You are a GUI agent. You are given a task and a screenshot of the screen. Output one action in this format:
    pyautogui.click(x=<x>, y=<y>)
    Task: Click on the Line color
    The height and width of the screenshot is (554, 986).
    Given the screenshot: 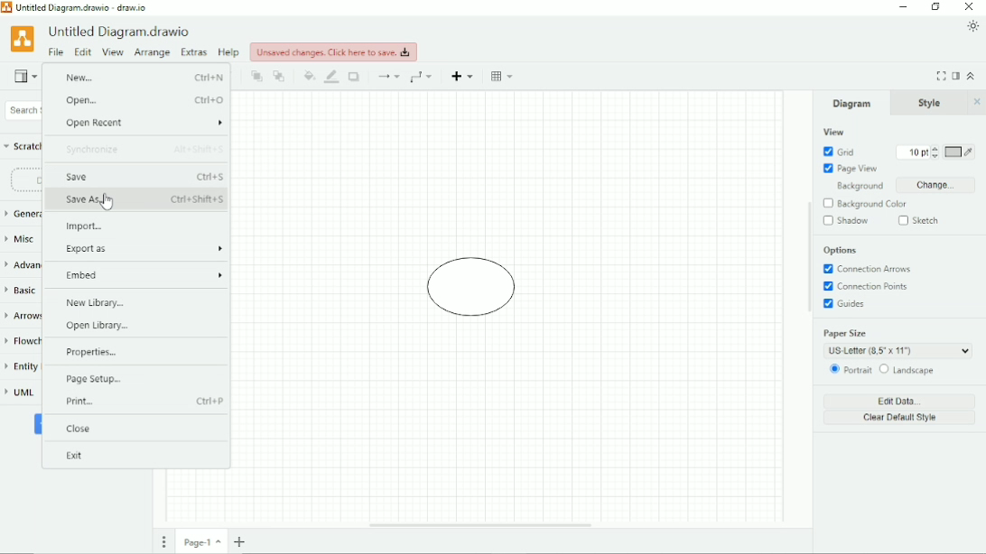 What is the action you would take?
    pyautogui.click(x=331, y=77)
    